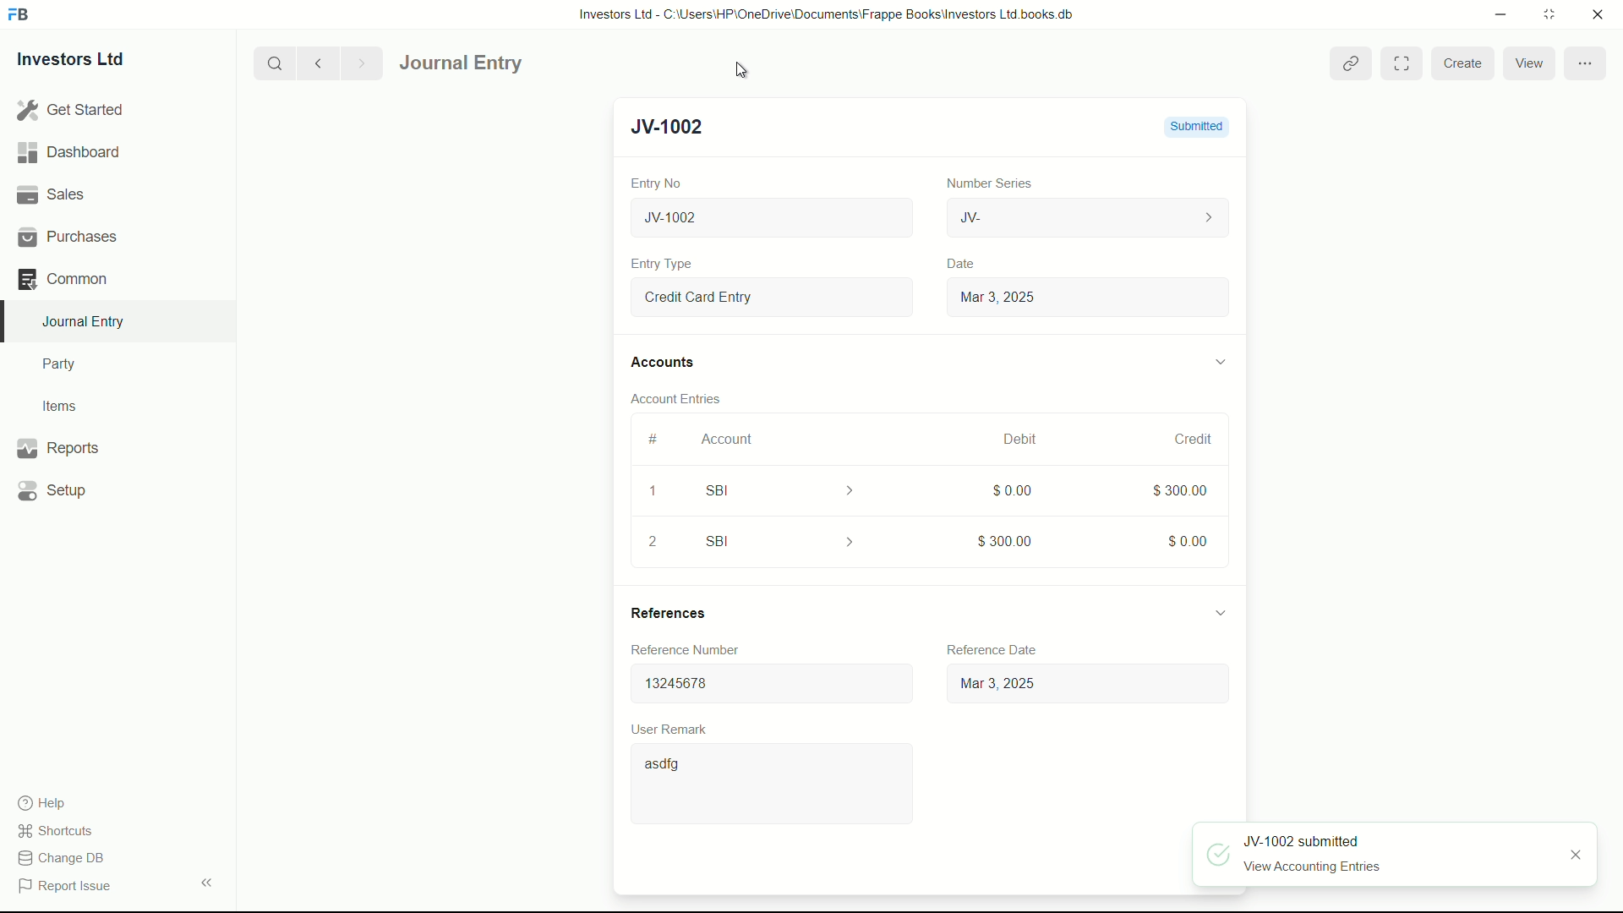 This screenshot has width=1623, height=913. What do you see at coordinates (358, 63) in the screenshot?
I see `Next` at bounding box center [358, 63].